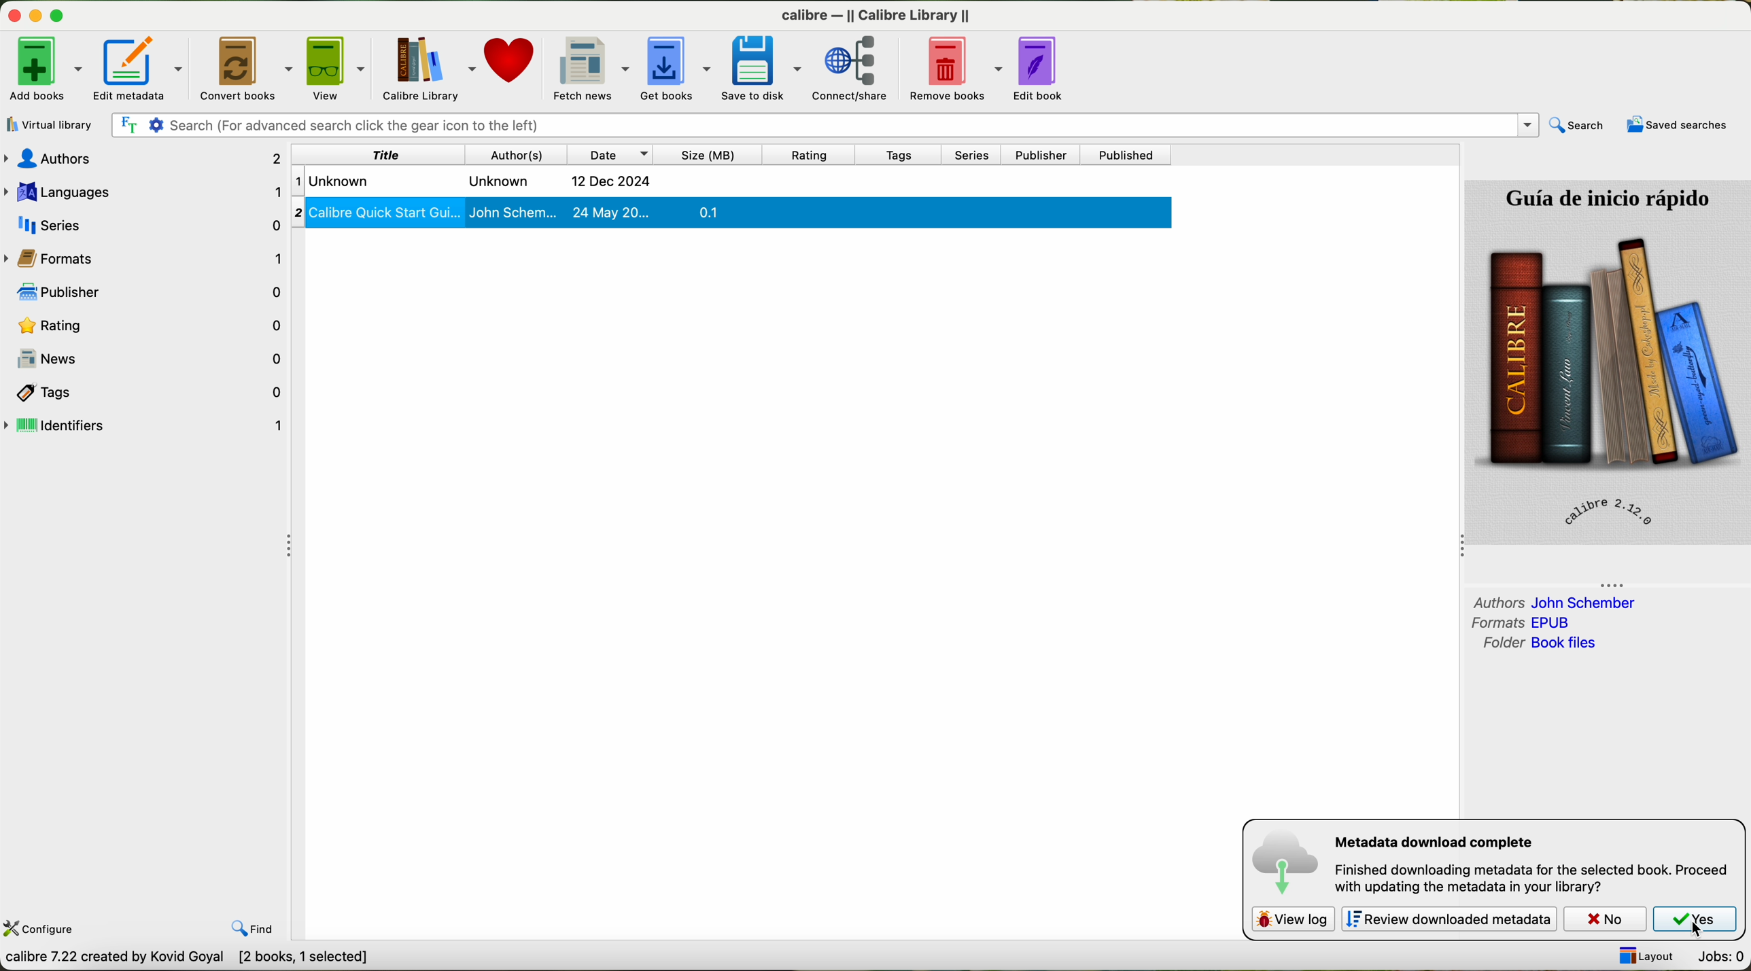 The height and width of the screenshot is (971, 1751). Describe the element at coordinates (248, 68) in the screenshot. I see `convert books` at that location.